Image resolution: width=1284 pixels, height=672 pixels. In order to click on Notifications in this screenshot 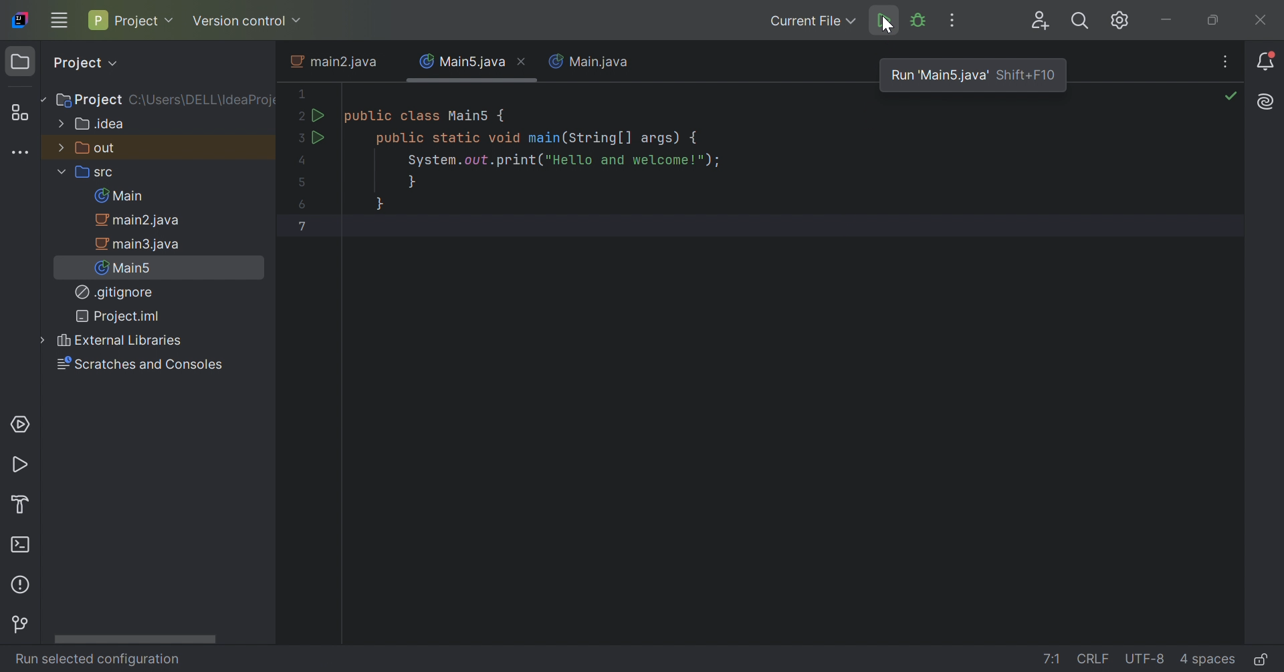, I will do `click(1269, 60)`.